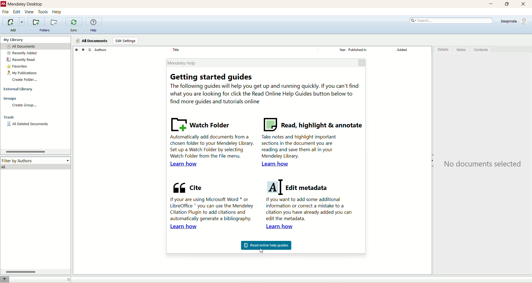 The height and width of the screenshot is (283, 532). Describe the element at coordinates (266, 246) in the screenshot. I see `read online help guide` at that location.